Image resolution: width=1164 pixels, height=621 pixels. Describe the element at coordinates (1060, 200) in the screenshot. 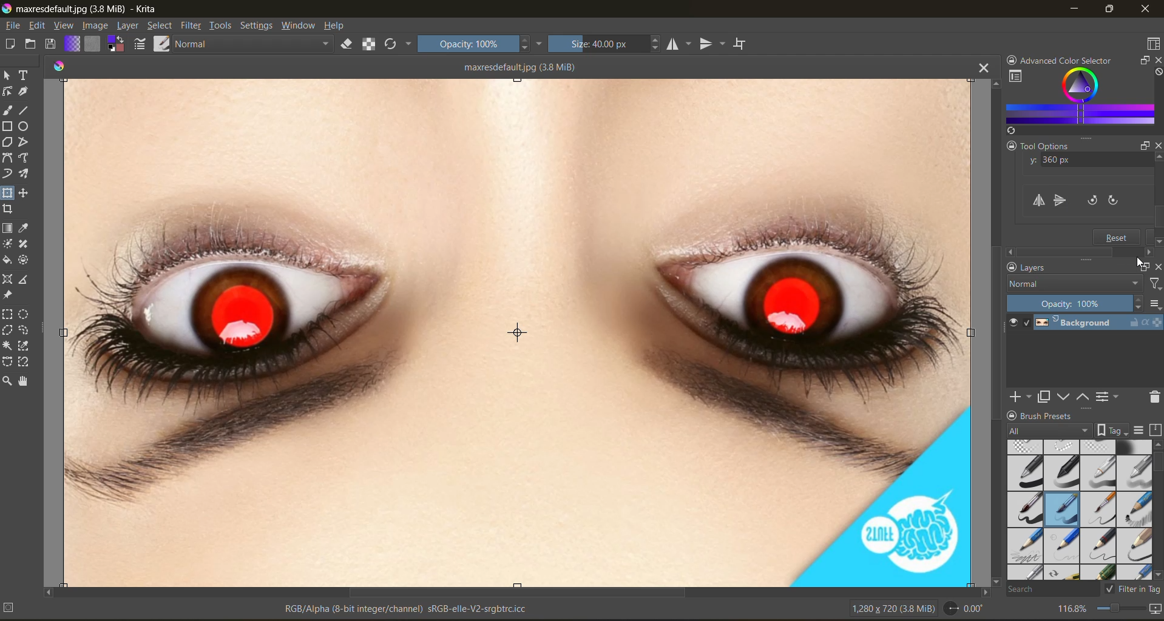

I see `flip vertically` at that location.